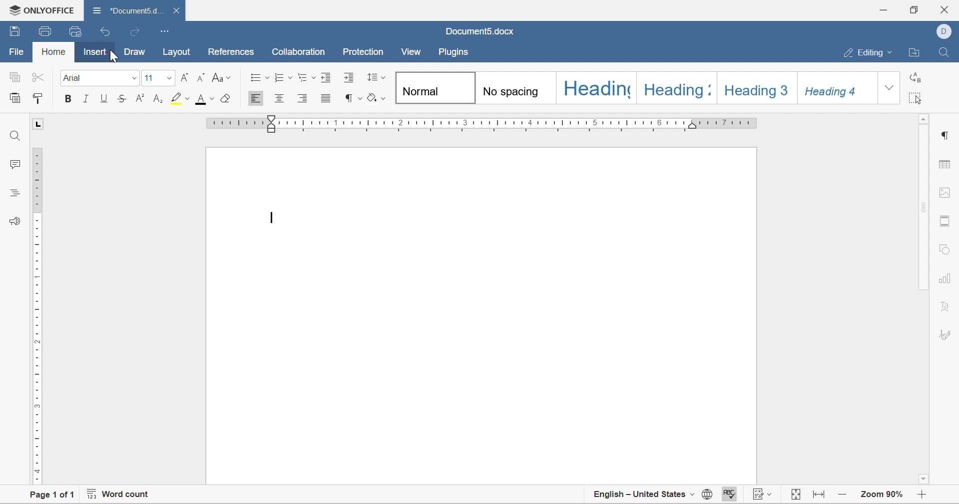 This screenshot has height=504, width=959. I want to click on bold, so click(65, 99).